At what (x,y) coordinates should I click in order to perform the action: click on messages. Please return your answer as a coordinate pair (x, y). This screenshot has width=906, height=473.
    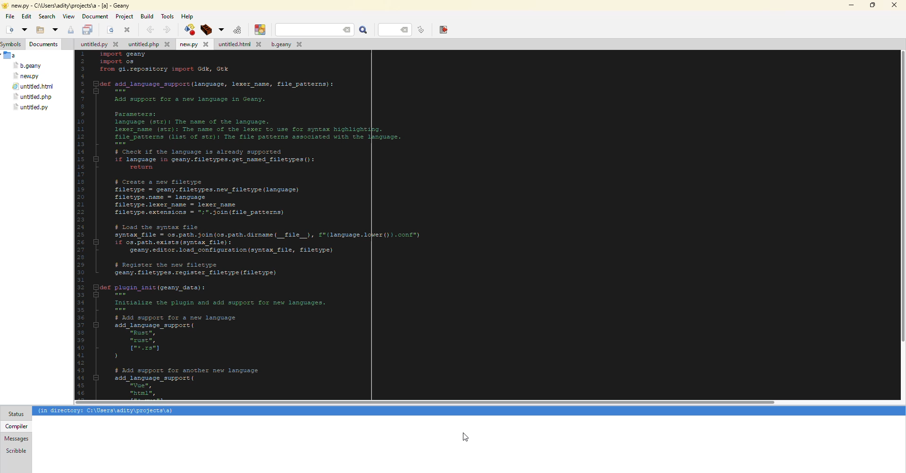
    Looking at the image, I should click on (16, 439).